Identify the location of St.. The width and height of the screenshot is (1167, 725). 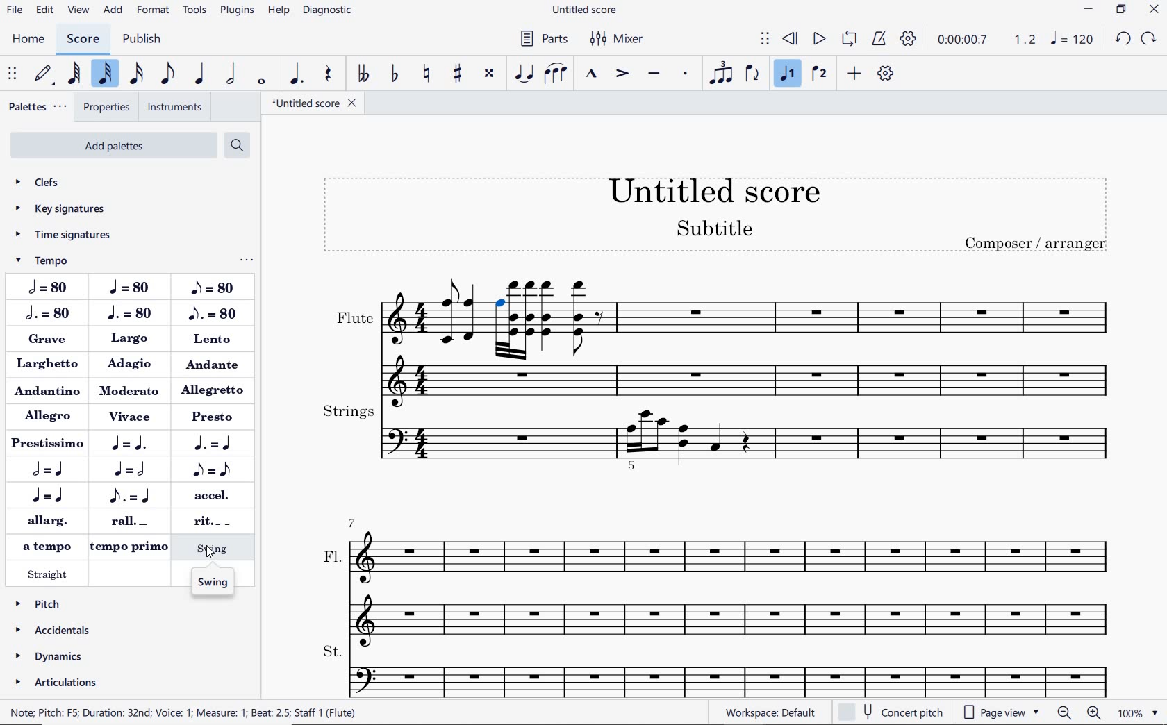
(729, 668).